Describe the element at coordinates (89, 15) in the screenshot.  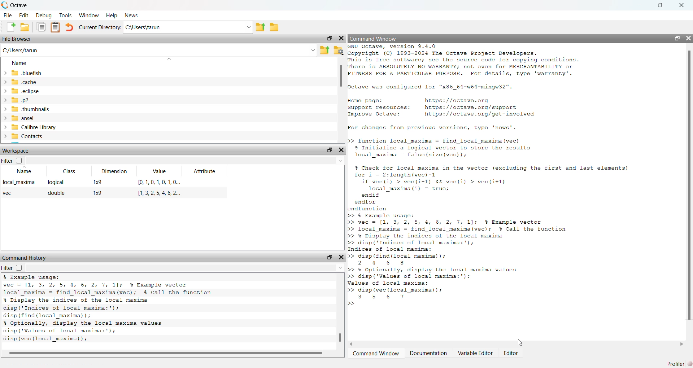
I see `Window` at that location.